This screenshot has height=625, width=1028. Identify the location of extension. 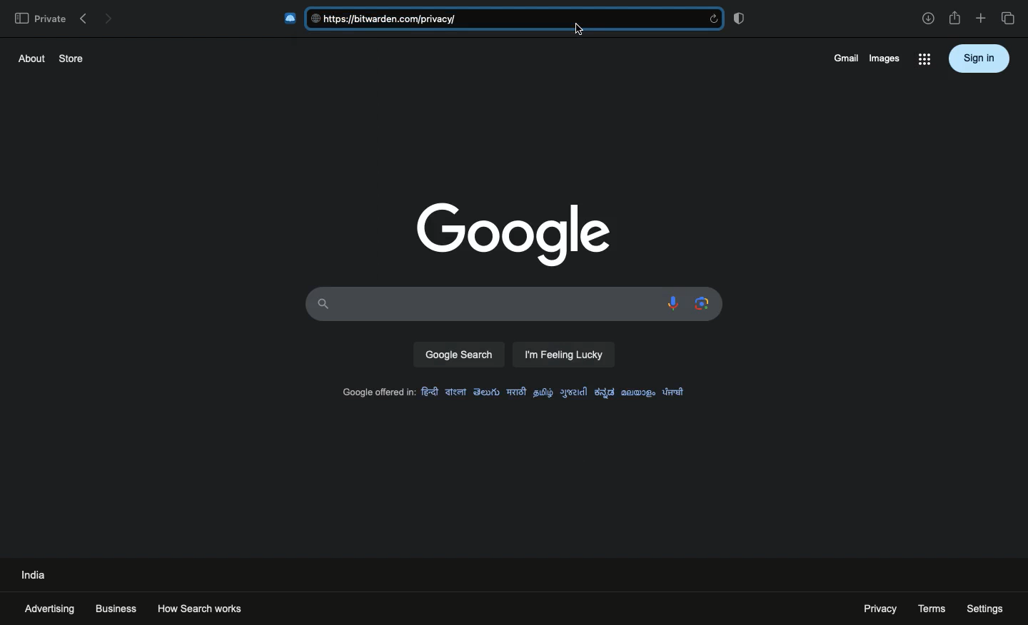
(288, 18).